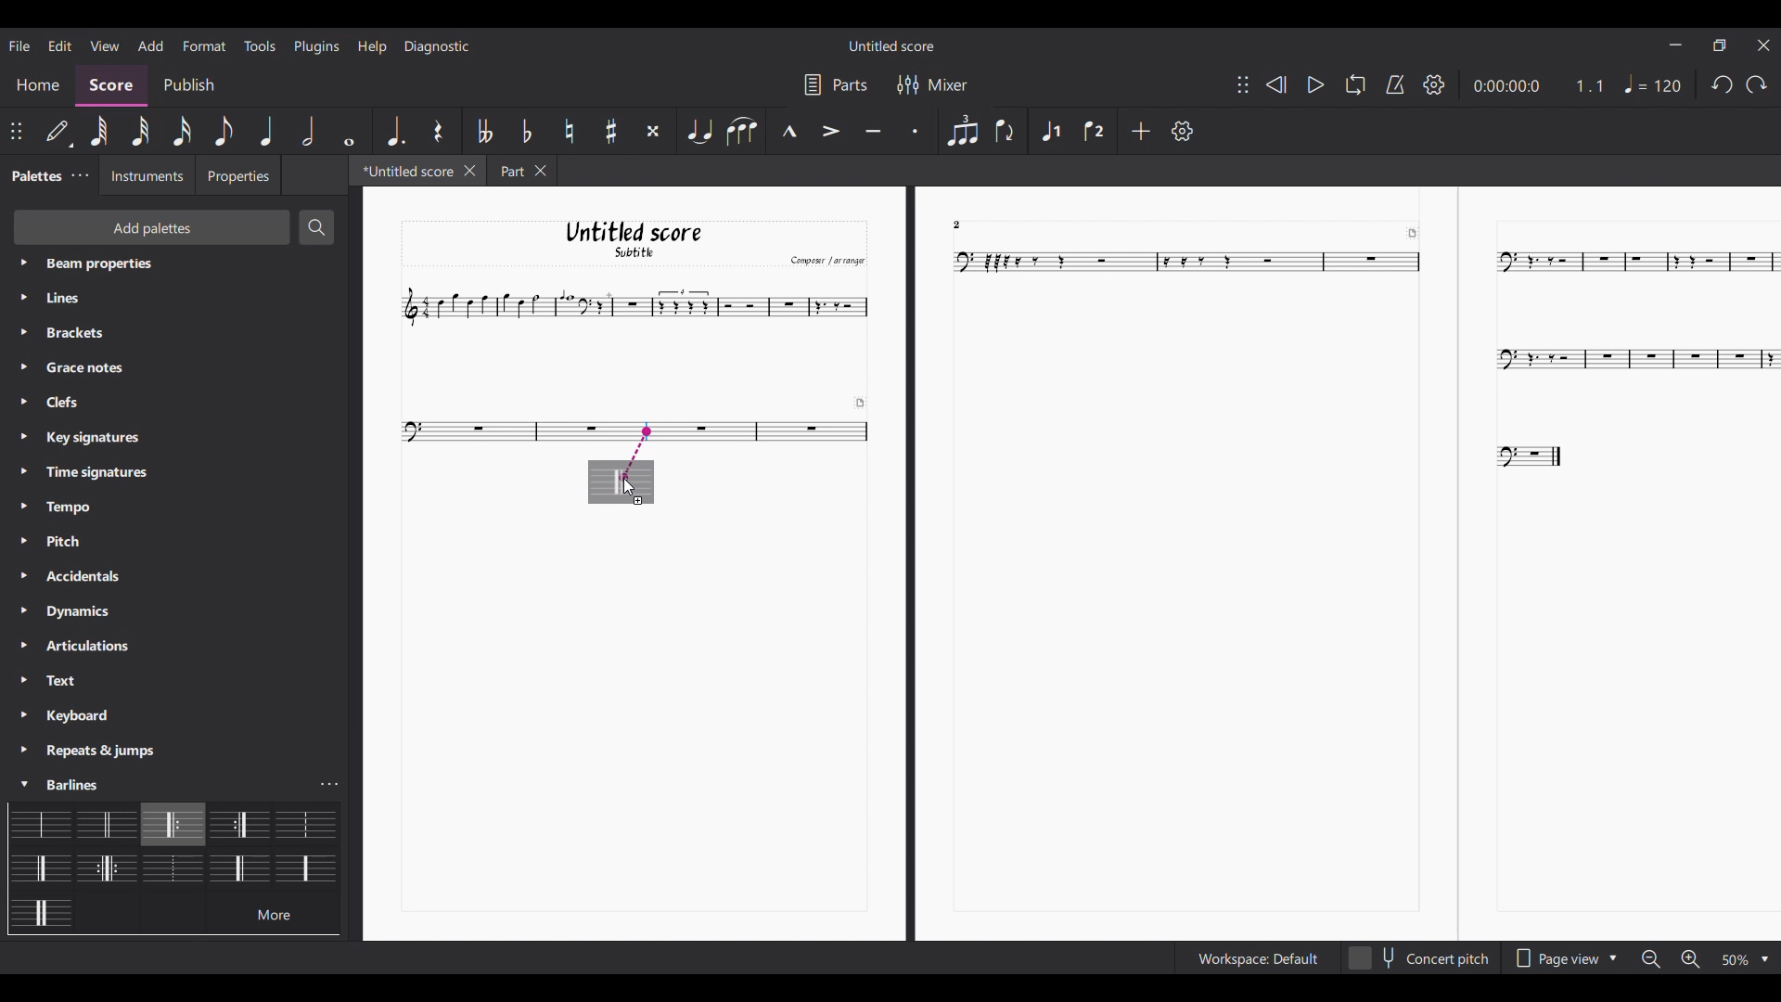 The width and height of the screenshot is (1781, 1002). What do you see at coordinates (316, 46) in the screenshot?
I see `Plugins menu` at bounding box center [316, 46].